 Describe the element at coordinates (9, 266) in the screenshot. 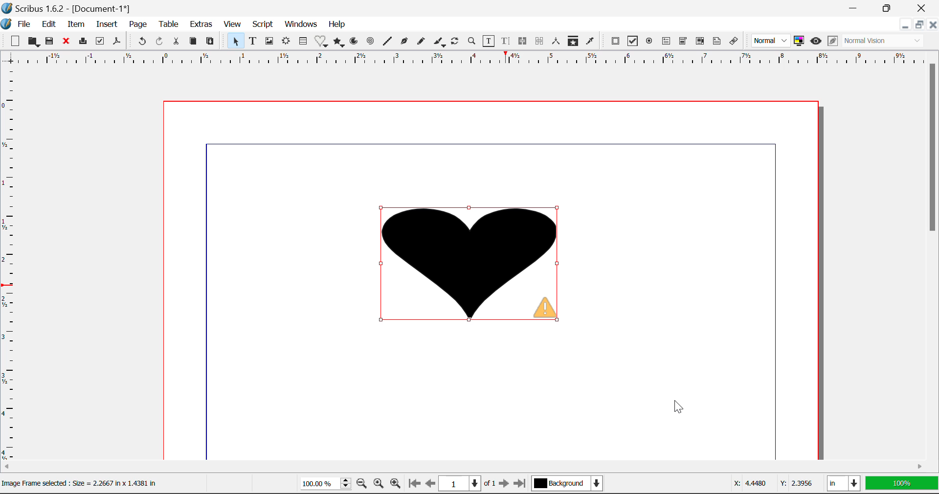

I see `Horizontal Page Margins` at that location.